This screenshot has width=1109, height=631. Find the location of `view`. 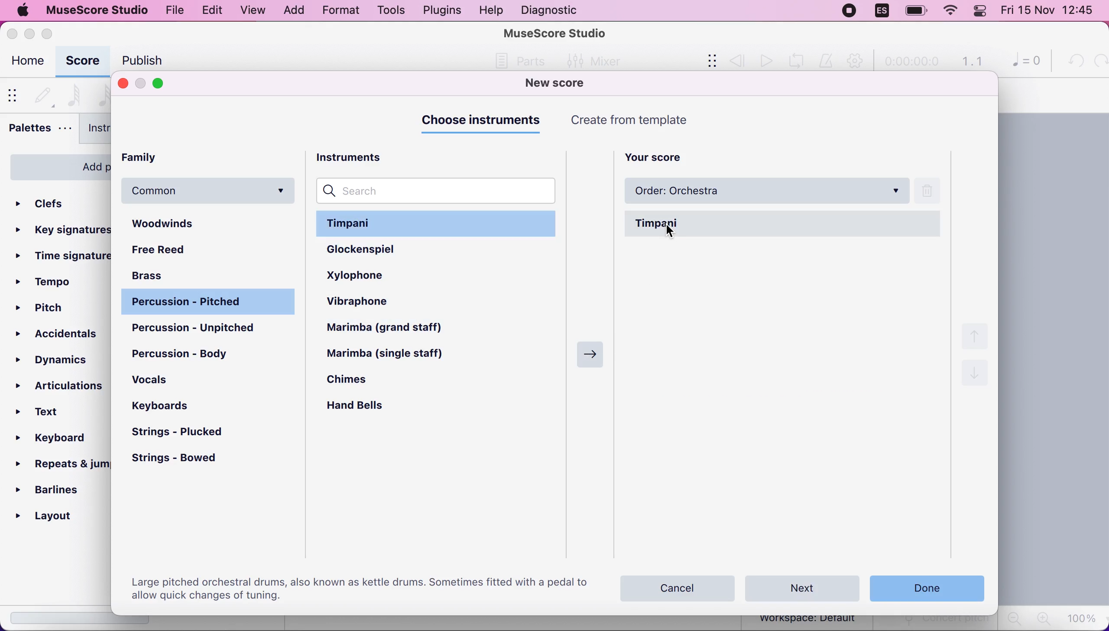

view is located at coordinates (252, 10).